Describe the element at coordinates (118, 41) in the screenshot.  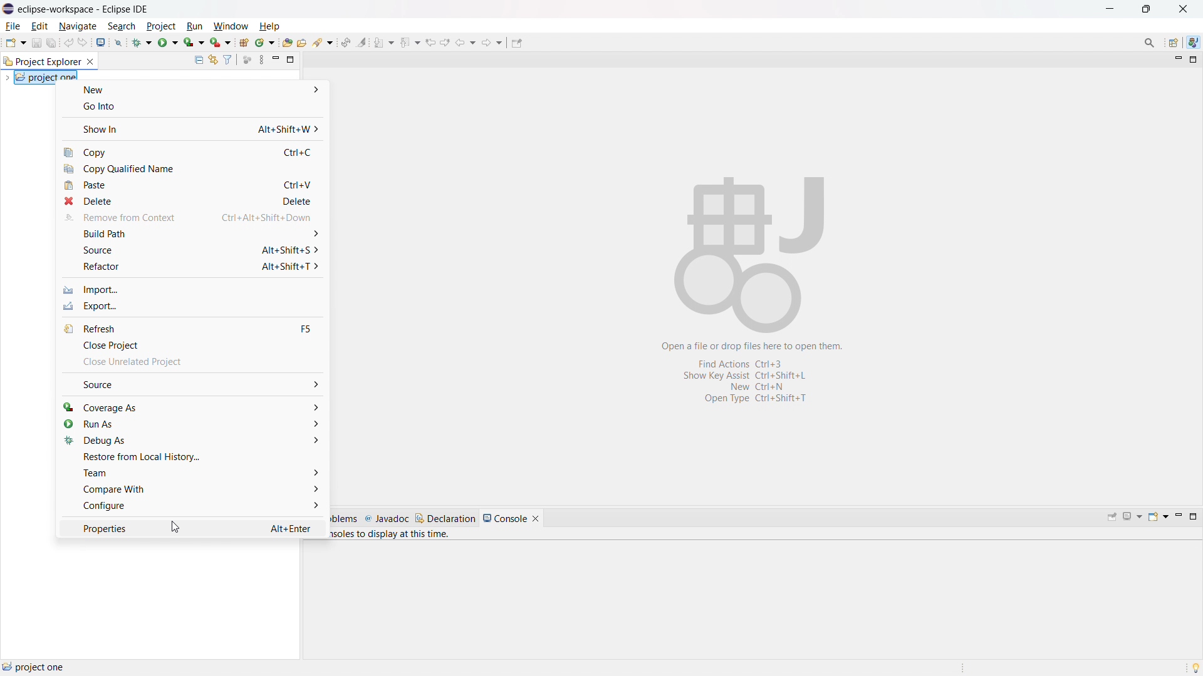
I see `skip all breakpoint` at that location.